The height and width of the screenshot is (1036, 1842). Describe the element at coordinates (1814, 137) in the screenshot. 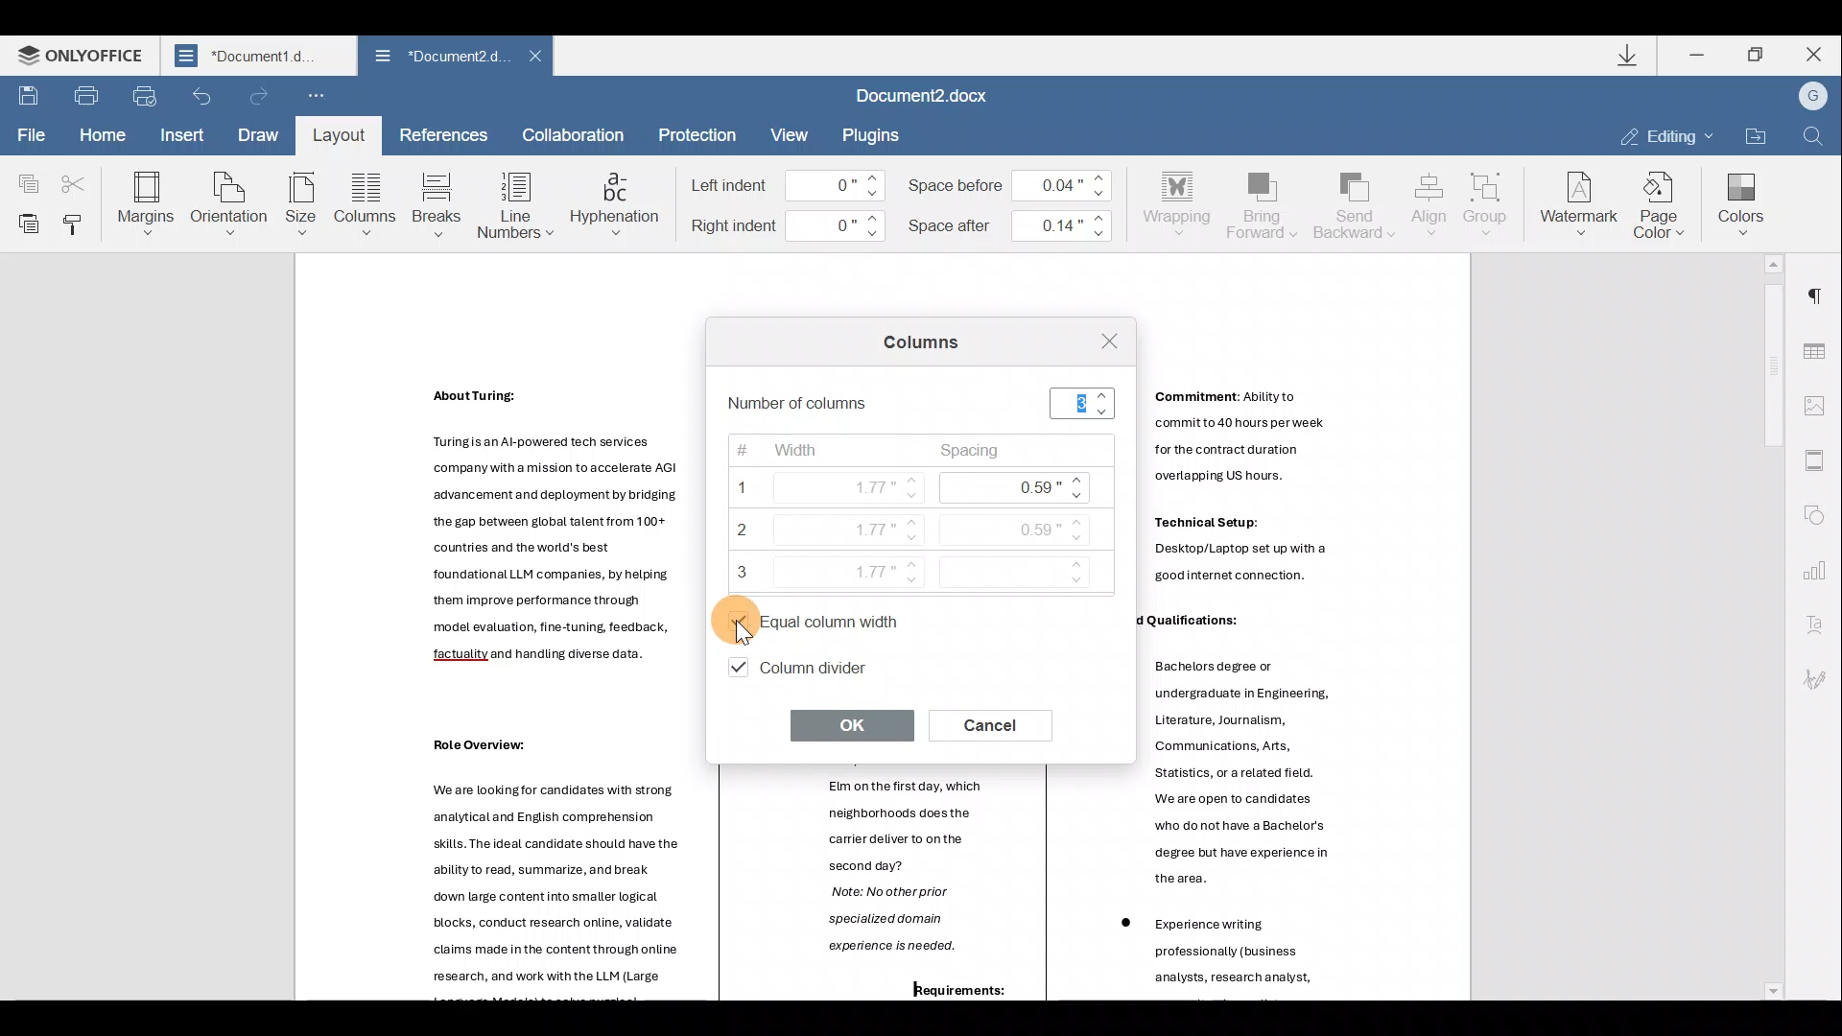

I see `Find` at that location.